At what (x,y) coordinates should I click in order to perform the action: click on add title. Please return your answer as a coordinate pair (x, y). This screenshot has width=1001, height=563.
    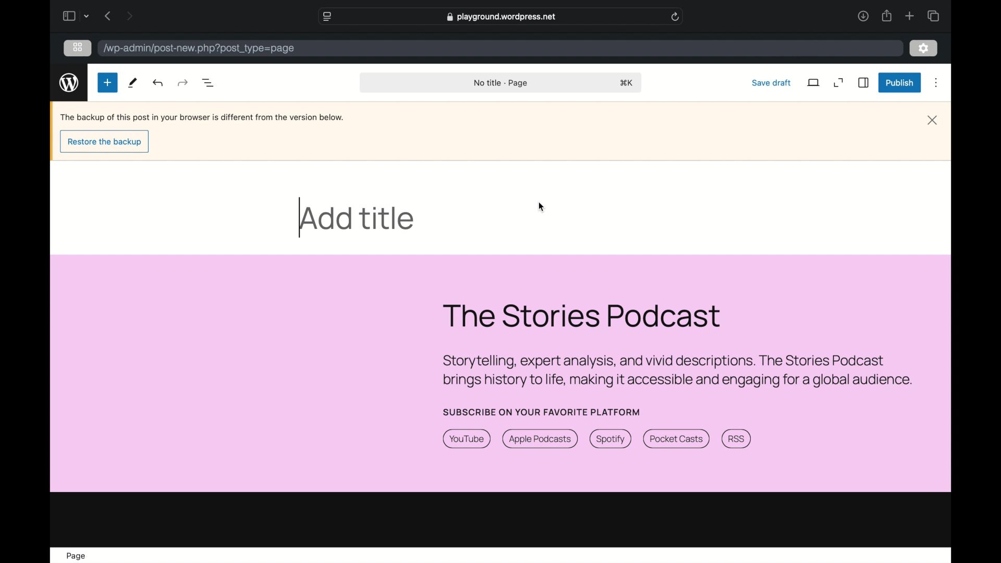
    Looking at the image, I should click on (359, 218).